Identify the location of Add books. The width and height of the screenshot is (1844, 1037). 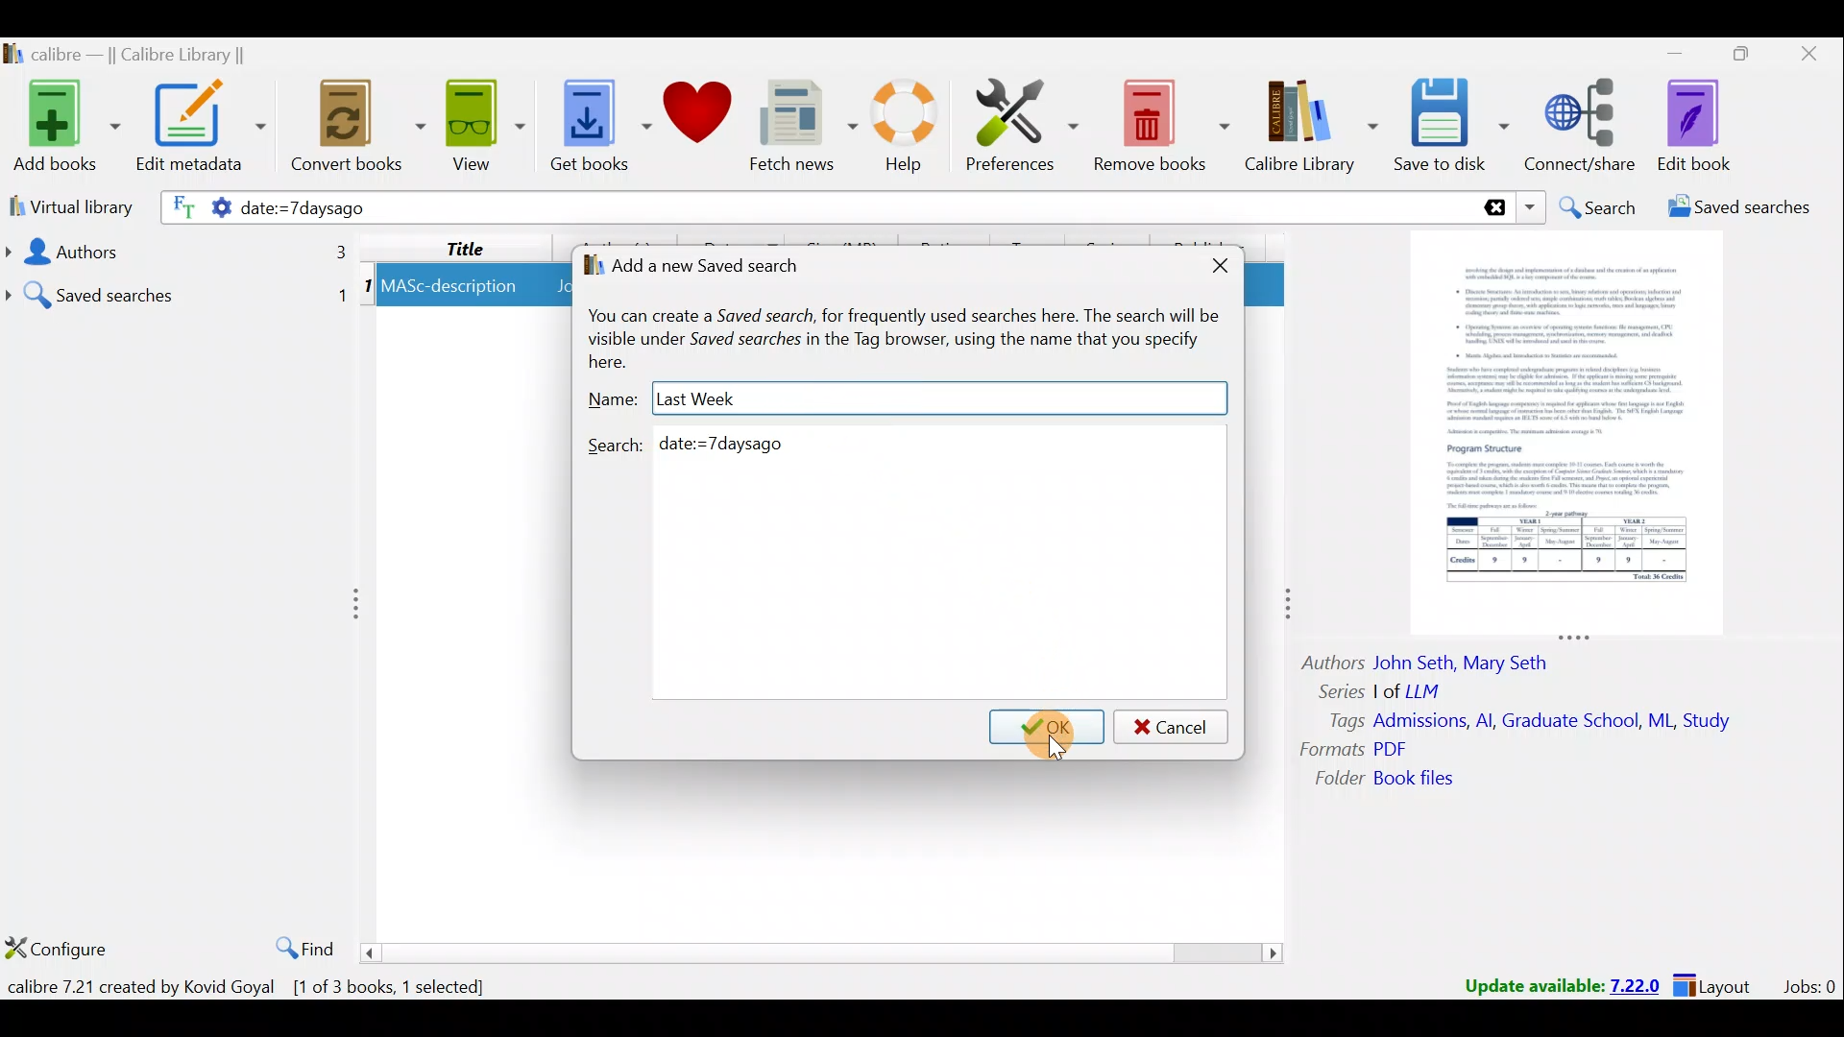
(62, 123).